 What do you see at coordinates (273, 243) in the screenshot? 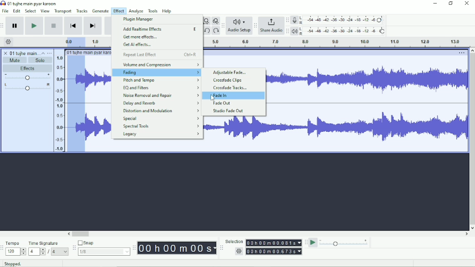
I see `00 h 00 m 00.081s` at bounding box center [273, 243].